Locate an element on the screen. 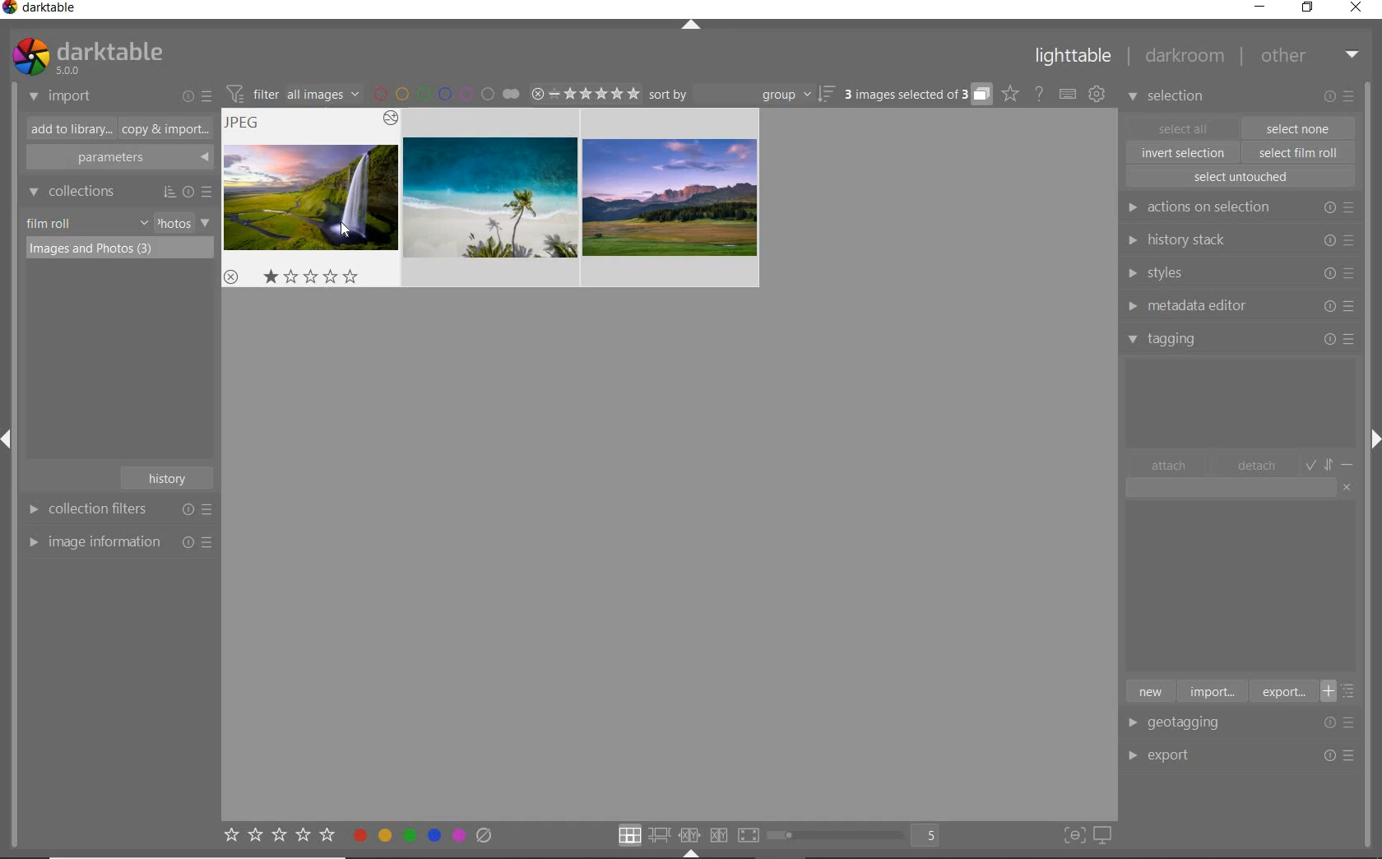  Expand is located at coordinates (13, 443).